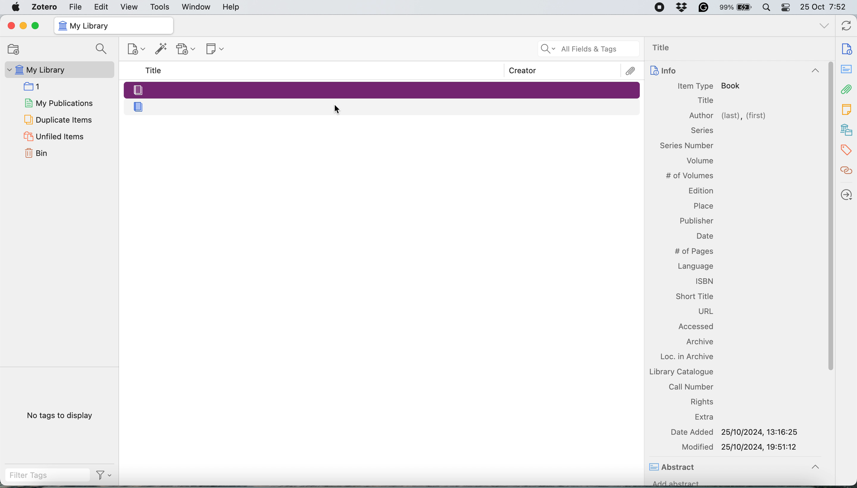 The width and height of the screenshot is (857, 488). I want to click on Author (last), (first), so click(728, 116).